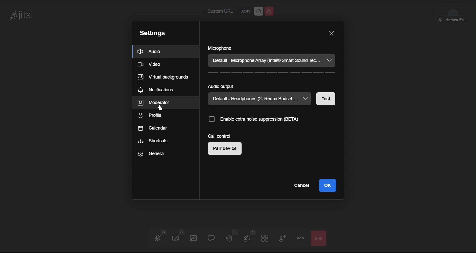 Image resolution: width=476 pixels, height=253 pixels. I want to click on OK, so click(328, 185).